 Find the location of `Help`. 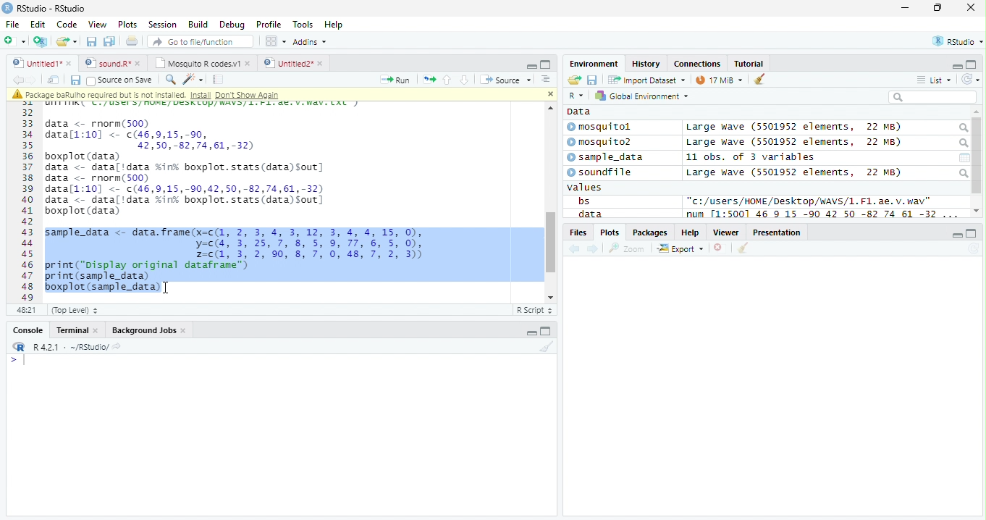

Help is located at coordinates (335, 25).